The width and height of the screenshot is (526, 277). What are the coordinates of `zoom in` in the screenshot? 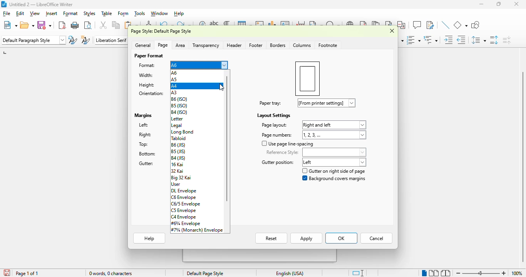 It's located at (504, 273).